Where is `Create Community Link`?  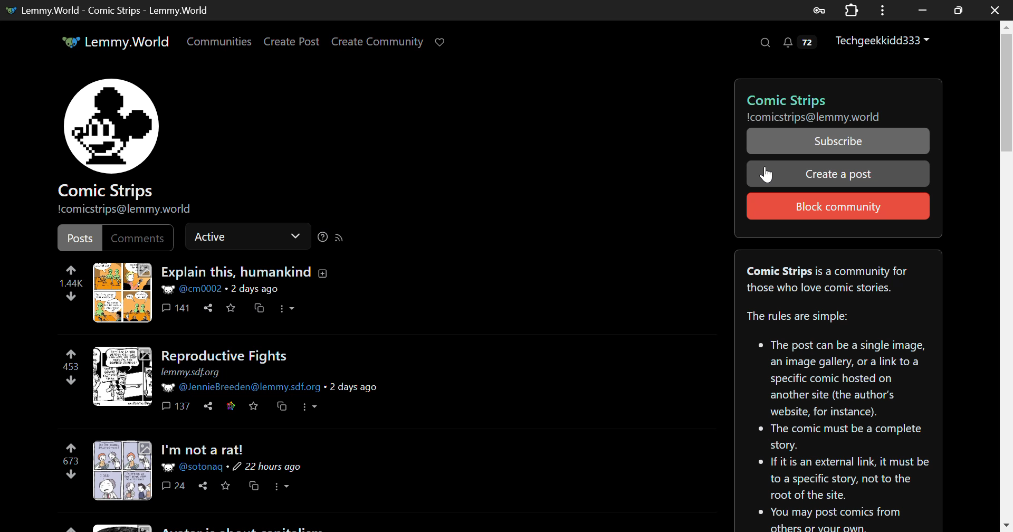
Create Community Link is located at coordinates (379, 43).